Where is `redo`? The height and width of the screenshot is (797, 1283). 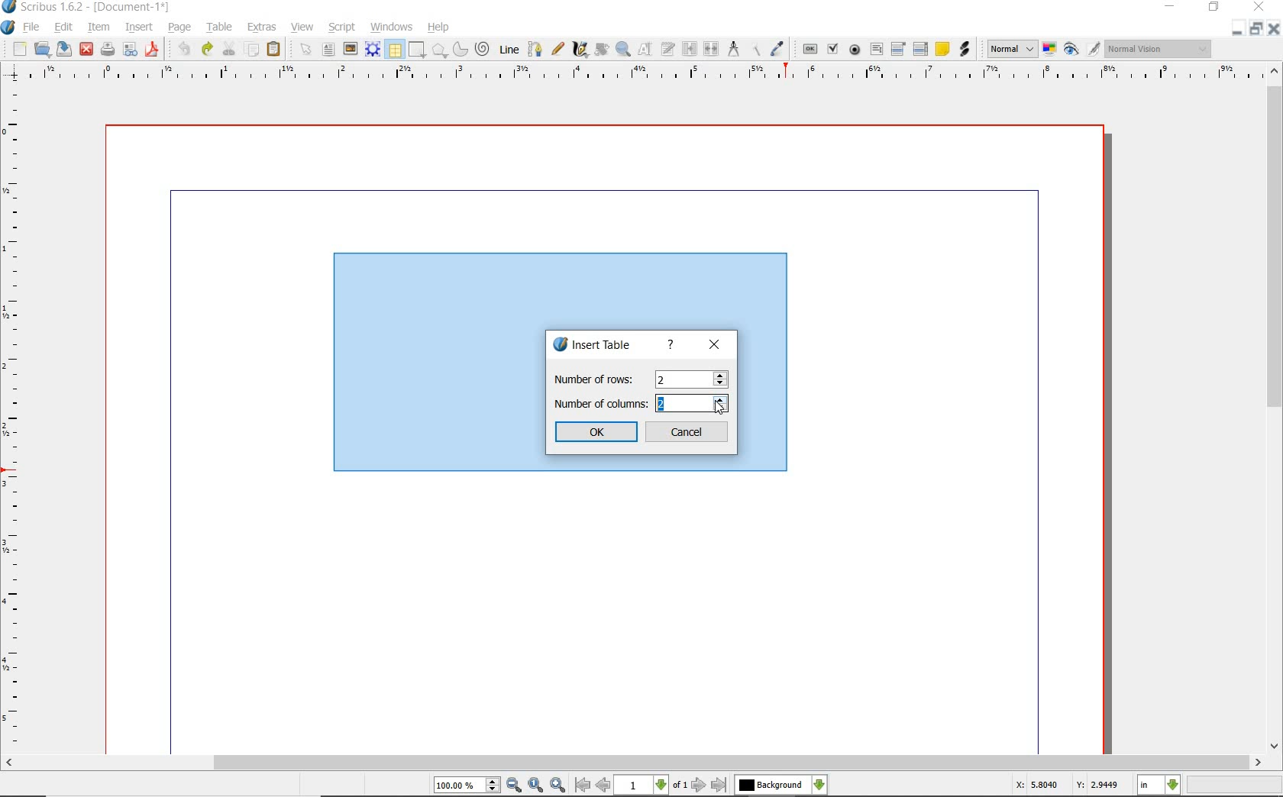 redo is located at coordinates (206, 48).